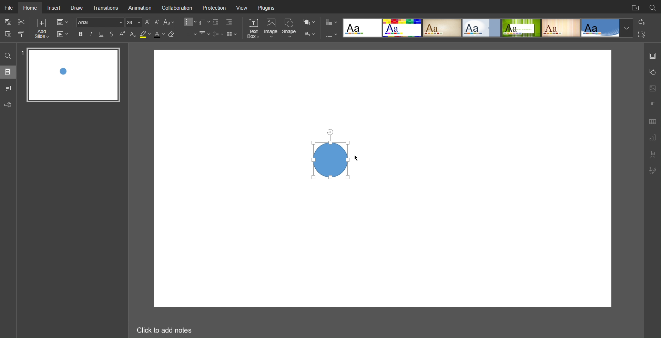  I want to click on Search, so click(653, 7).